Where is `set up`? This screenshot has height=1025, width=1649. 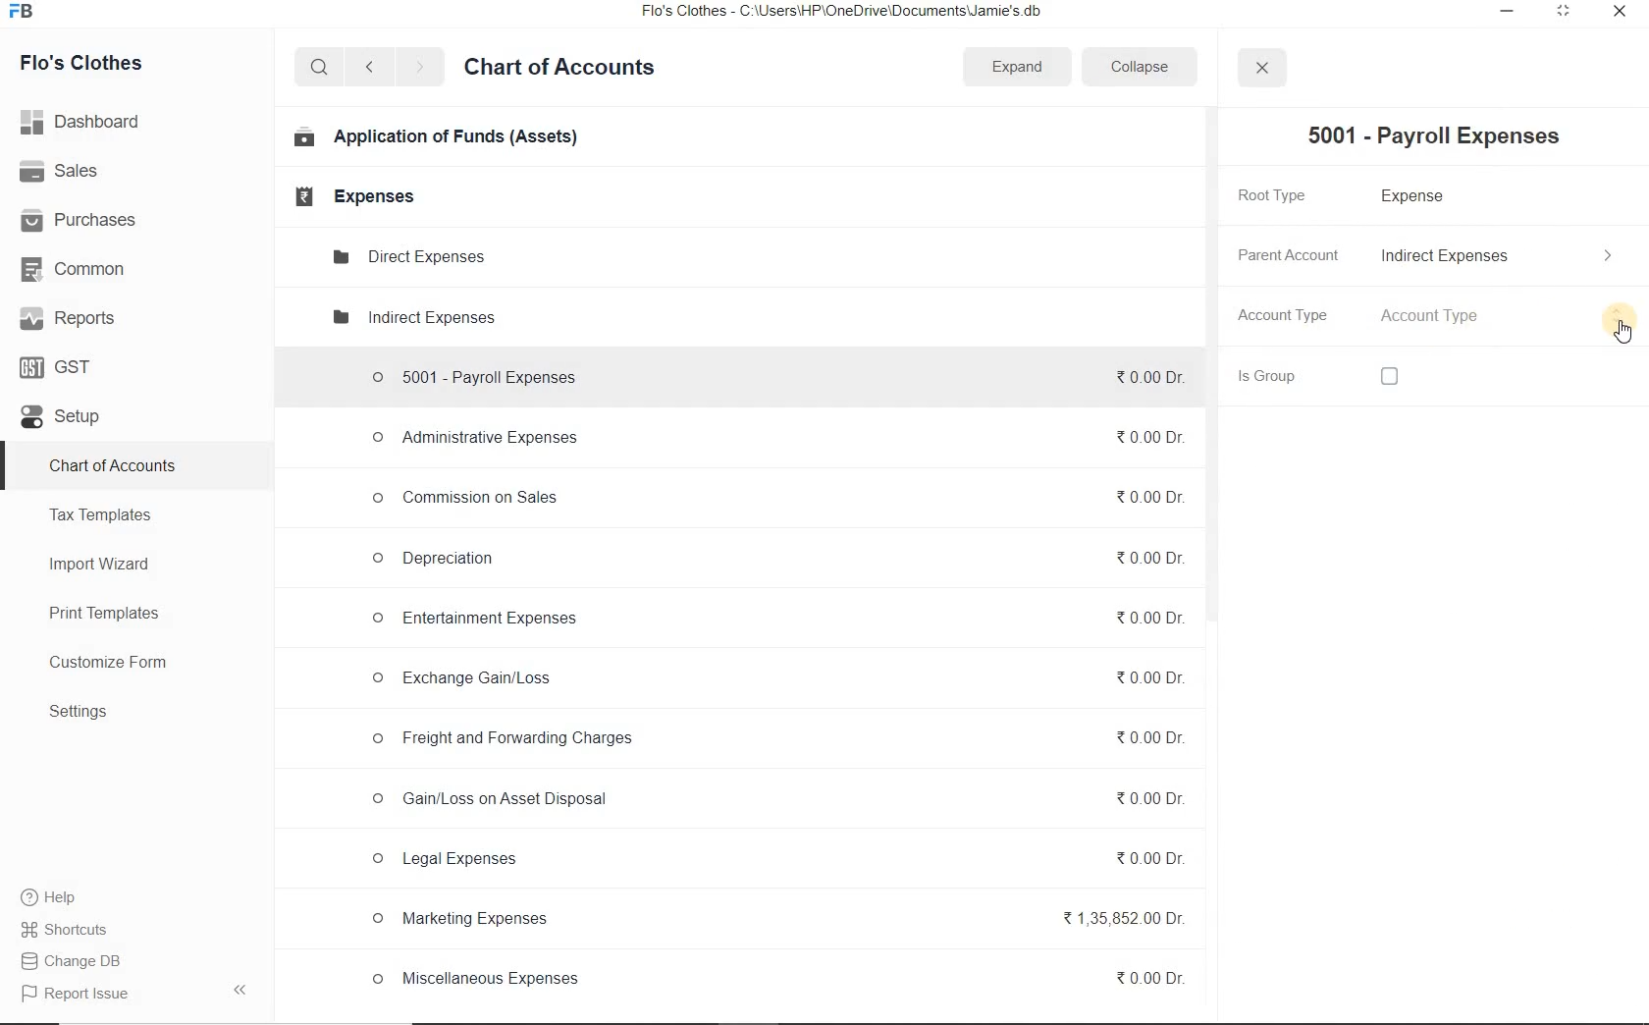 set up is located at coordinates (61, 418).